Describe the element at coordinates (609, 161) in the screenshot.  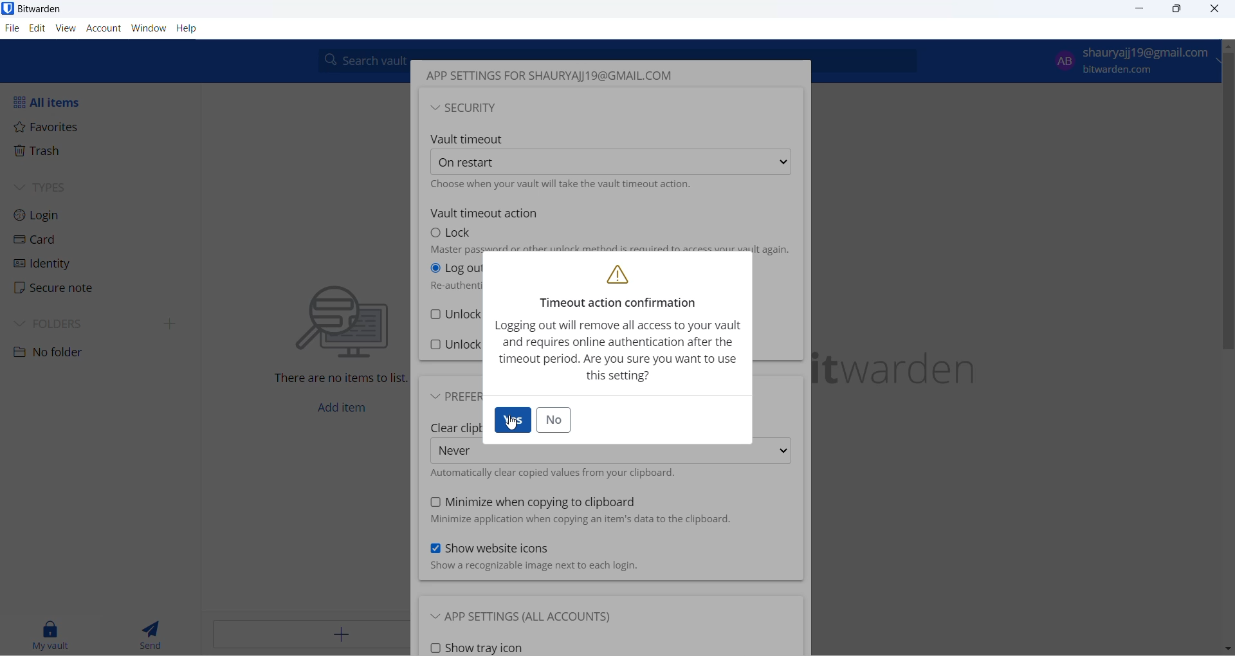
I see `time out options` at that location.